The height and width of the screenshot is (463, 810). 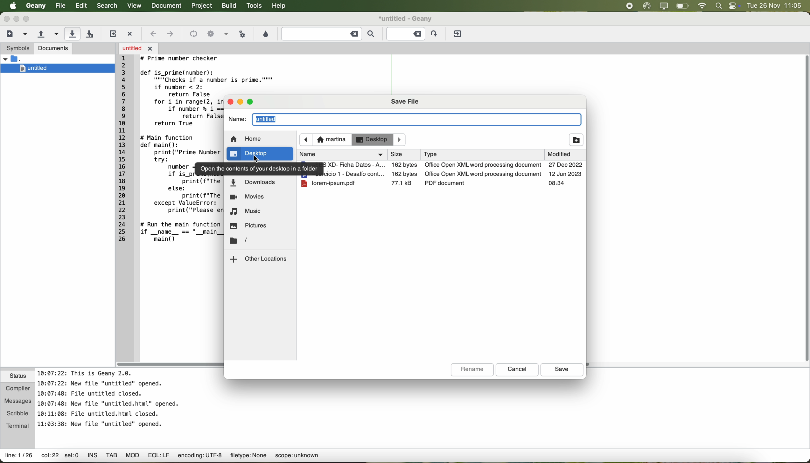 I want to click on wifi, so click(x=702, y=6).